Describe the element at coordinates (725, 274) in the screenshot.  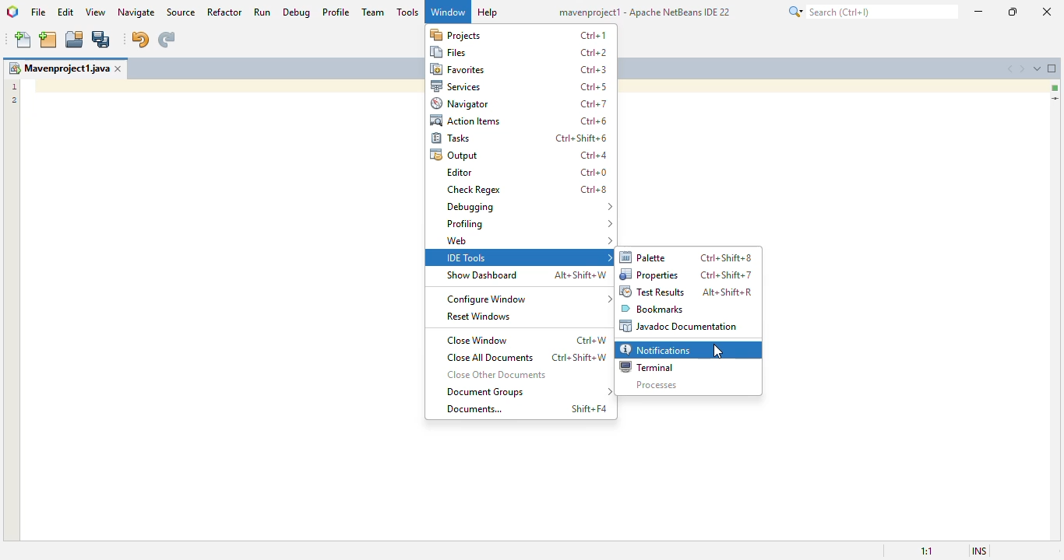
I see `shortcut for properties` at that location.